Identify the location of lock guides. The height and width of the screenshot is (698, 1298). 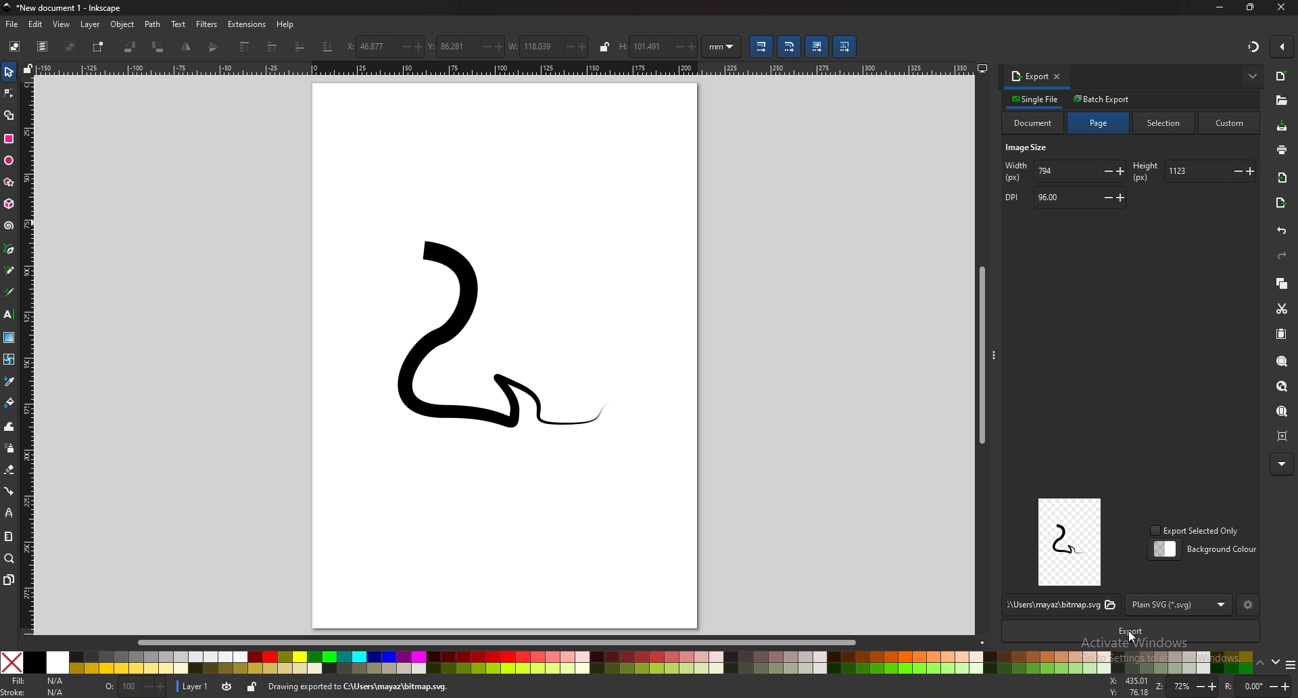
(29, 68).